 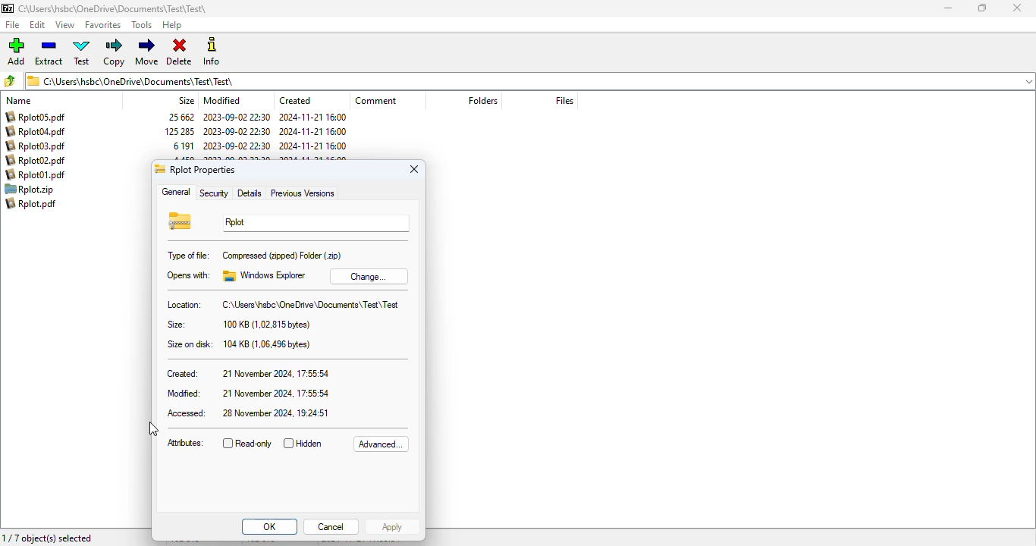 I want to click on read-only, so click(x=247, y=444).